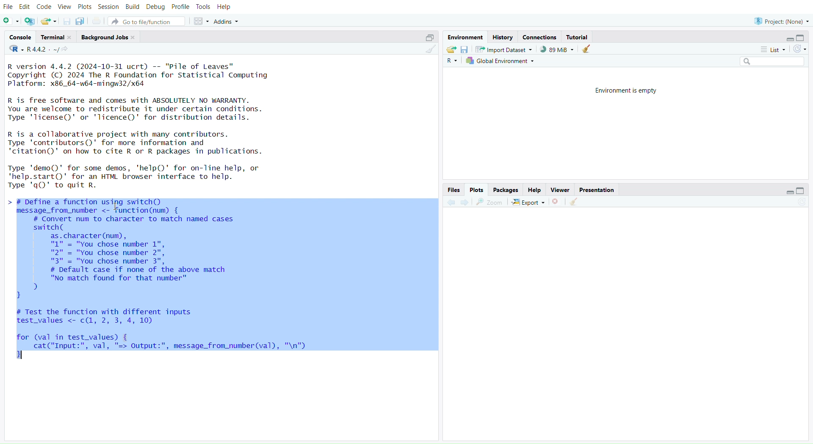  I want to click on Maximize, so click(802, 191).